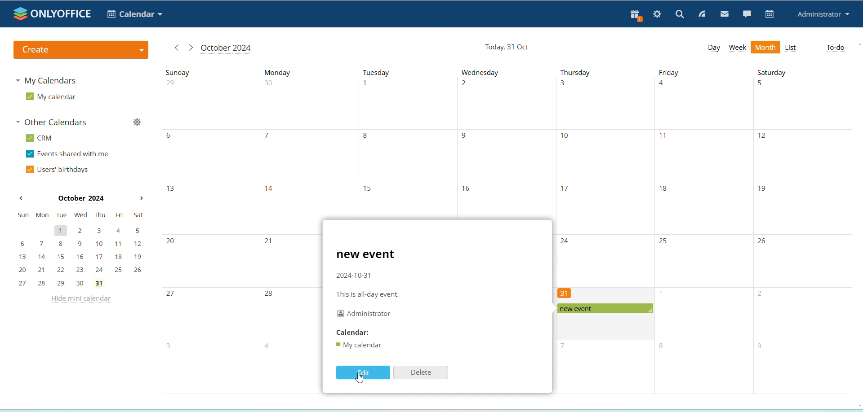 The width and height of the screenshot is (863, 412). Describe the element at coordinates (21, 199) in the screenshot. I see `previous month` at that location.